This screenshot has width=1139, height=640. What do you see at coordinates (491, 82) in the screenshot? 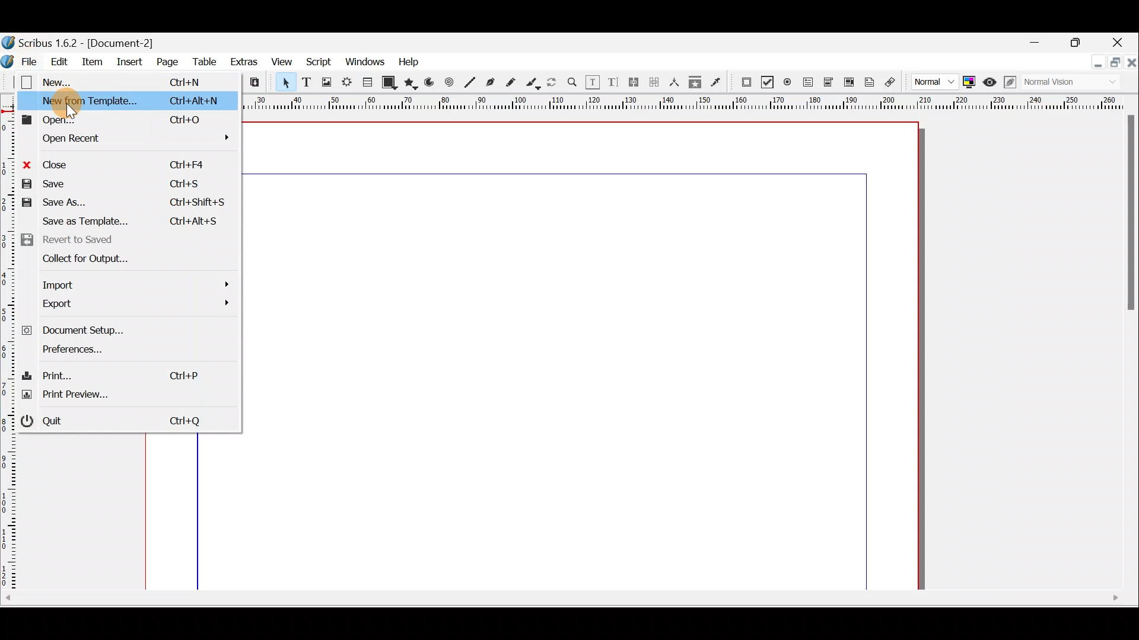
I see `Bezier curver` at bounding box center [491, 82].